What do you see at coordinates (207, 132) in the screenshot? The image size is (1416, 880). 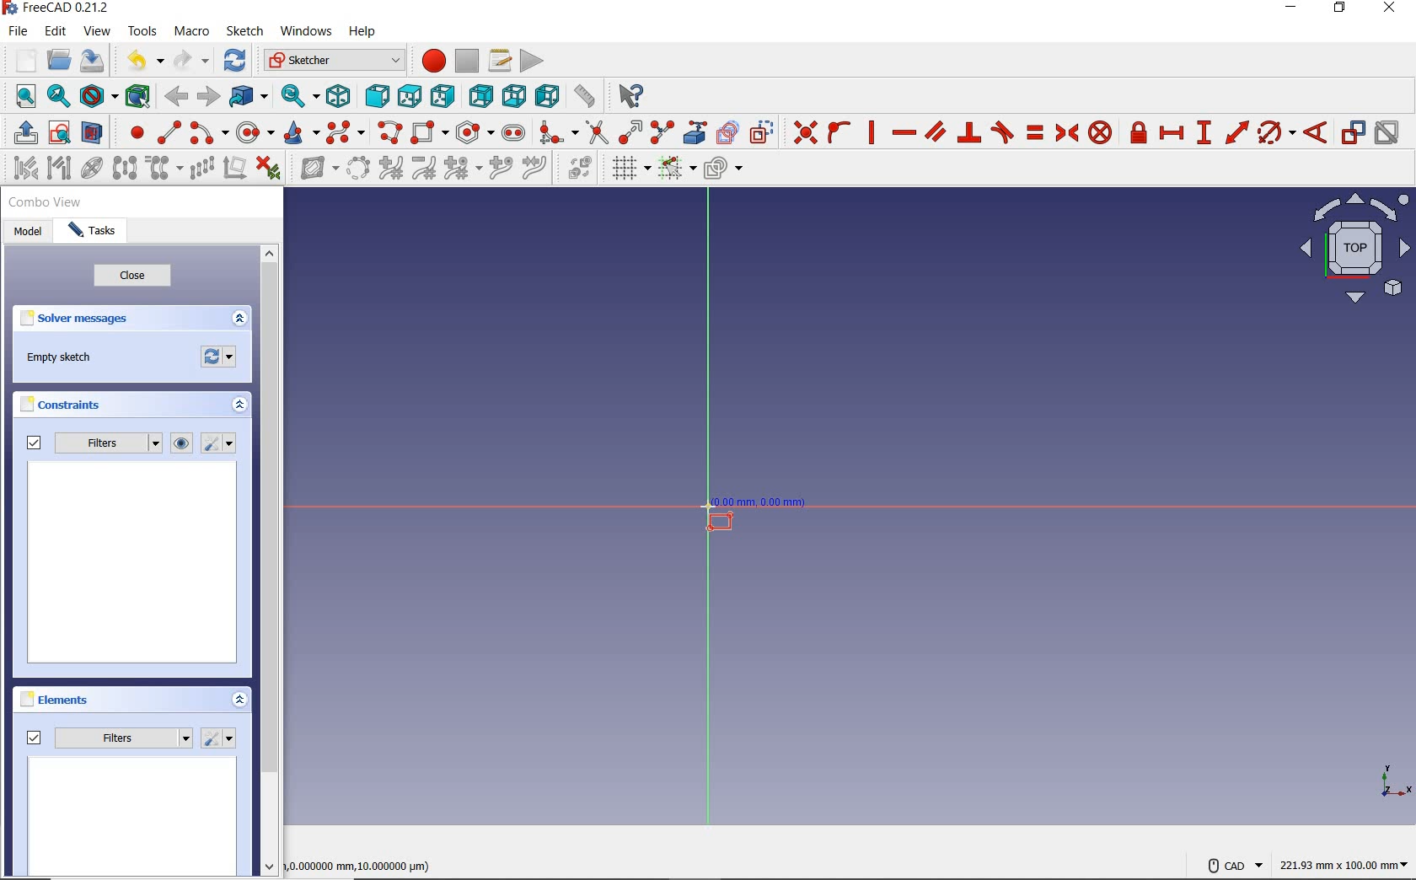 I see `create arc` at bounding box center [207, 132].